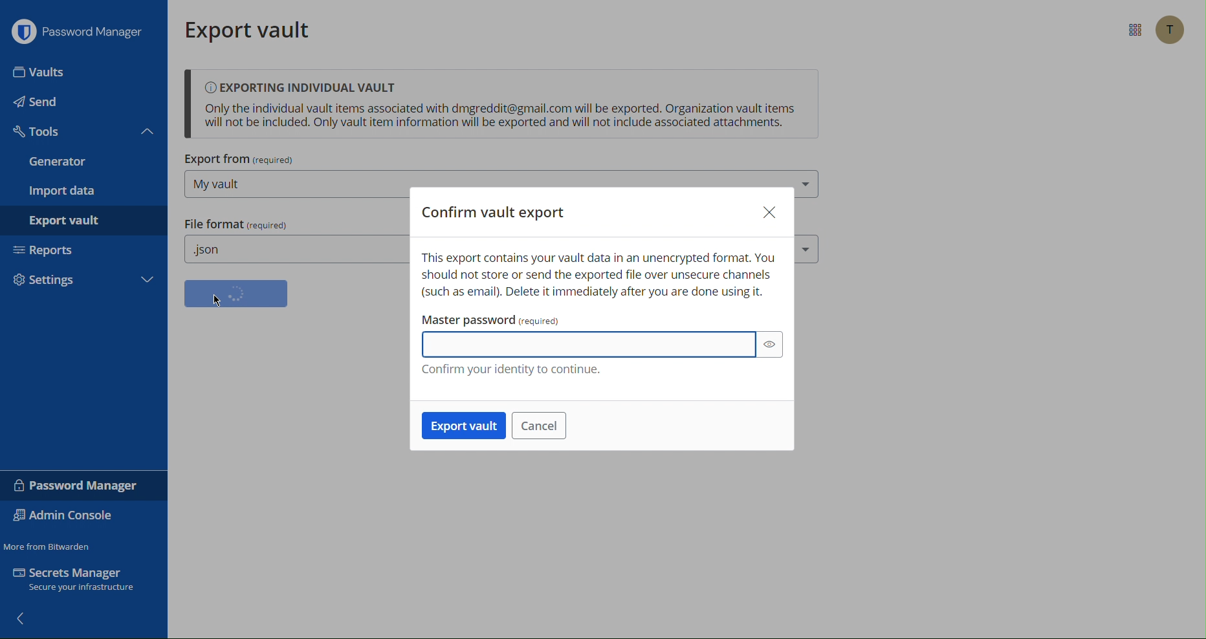  Describe the element at coordinates (81, 34) in the screenshot. I see `Password Manager` at that location.